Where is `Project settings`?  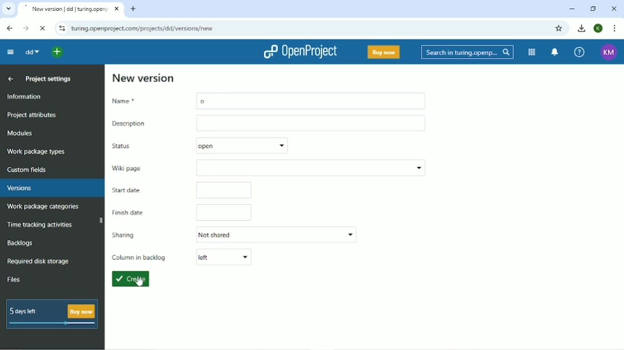
Project settings is located at coordinates (48, 78).